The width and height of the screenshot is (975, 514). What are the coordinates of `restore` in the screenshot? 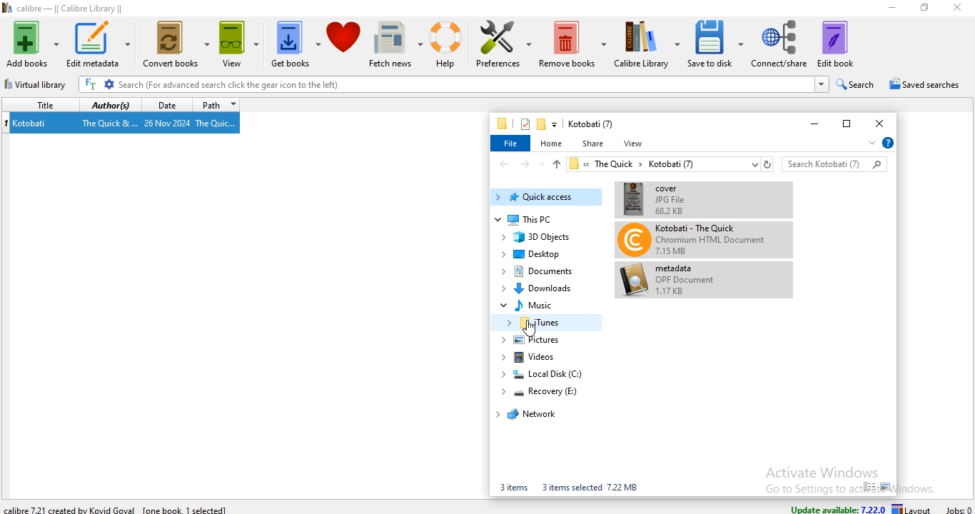 It's located at (844, 122).